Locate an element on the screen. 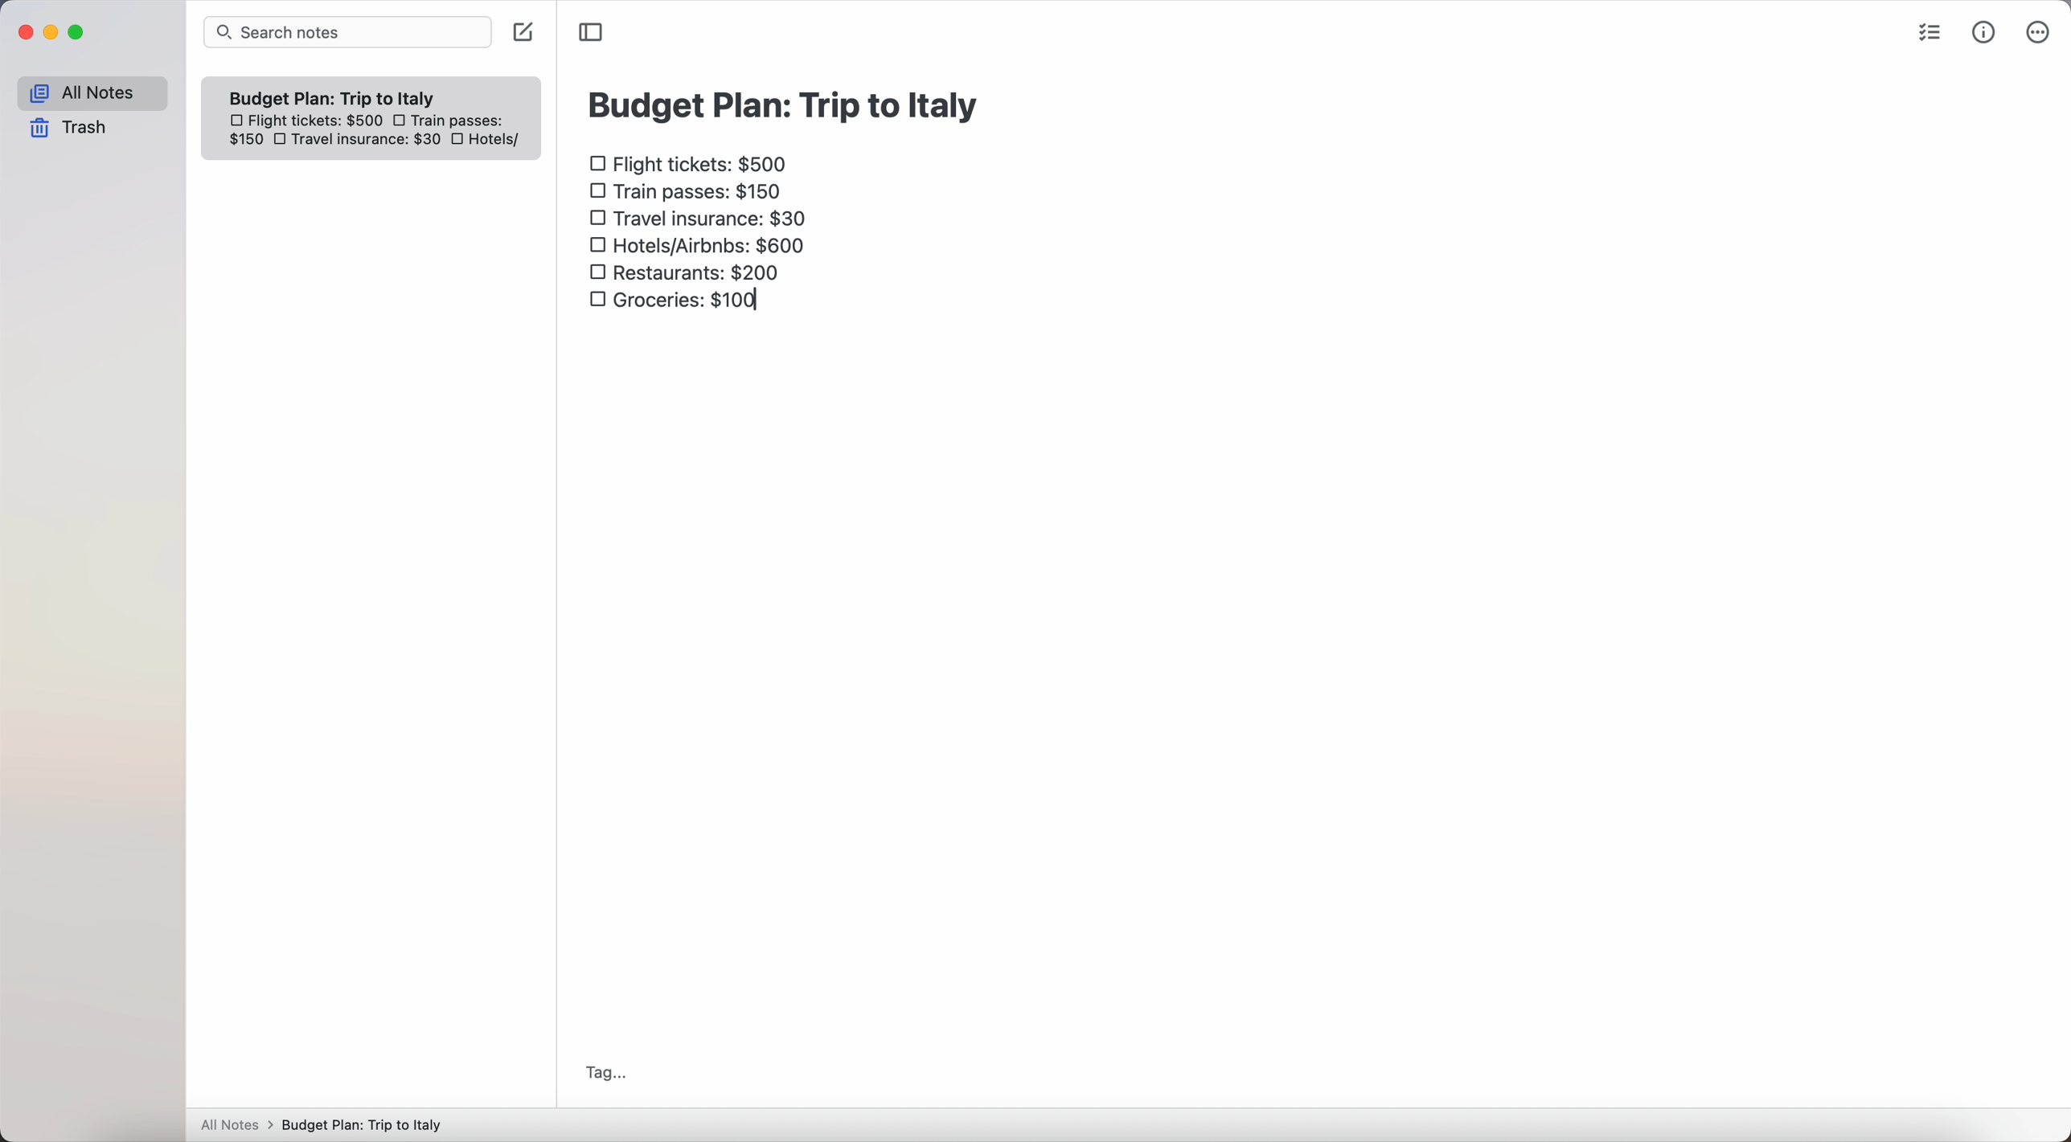 Image resolution: width=2071 pixels, height=1142 pixels. checkbox is located at coordinates (281, 142).